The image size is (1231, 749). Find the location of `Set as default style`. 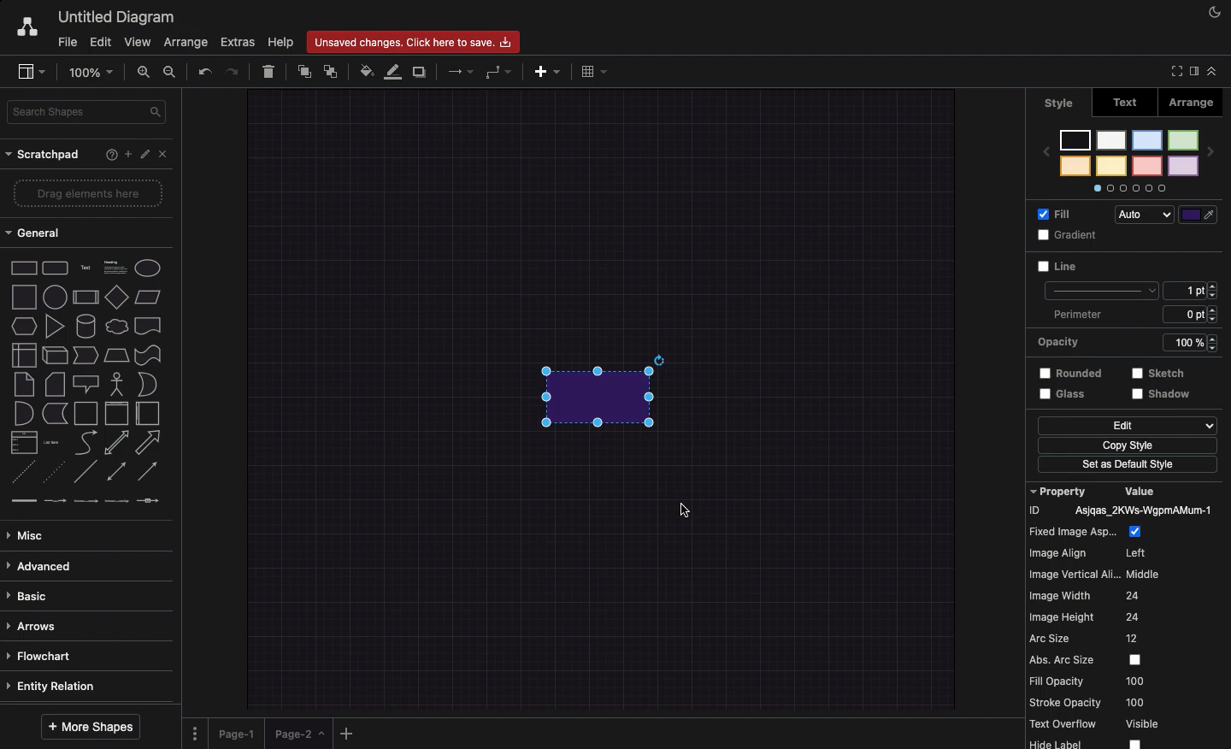

Set as default style is located at coordinates (1129, 466).